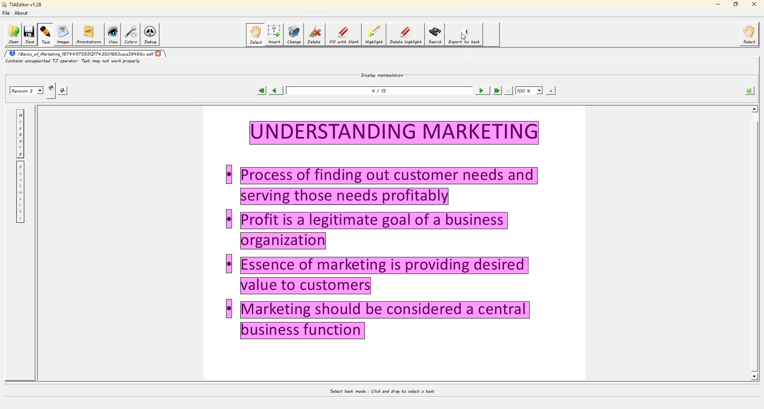 The image size is (764, 409). What do you see at coordinates (345, 33) in the screenshot?
I see `fill with blank` at bounding box center [345, 33].